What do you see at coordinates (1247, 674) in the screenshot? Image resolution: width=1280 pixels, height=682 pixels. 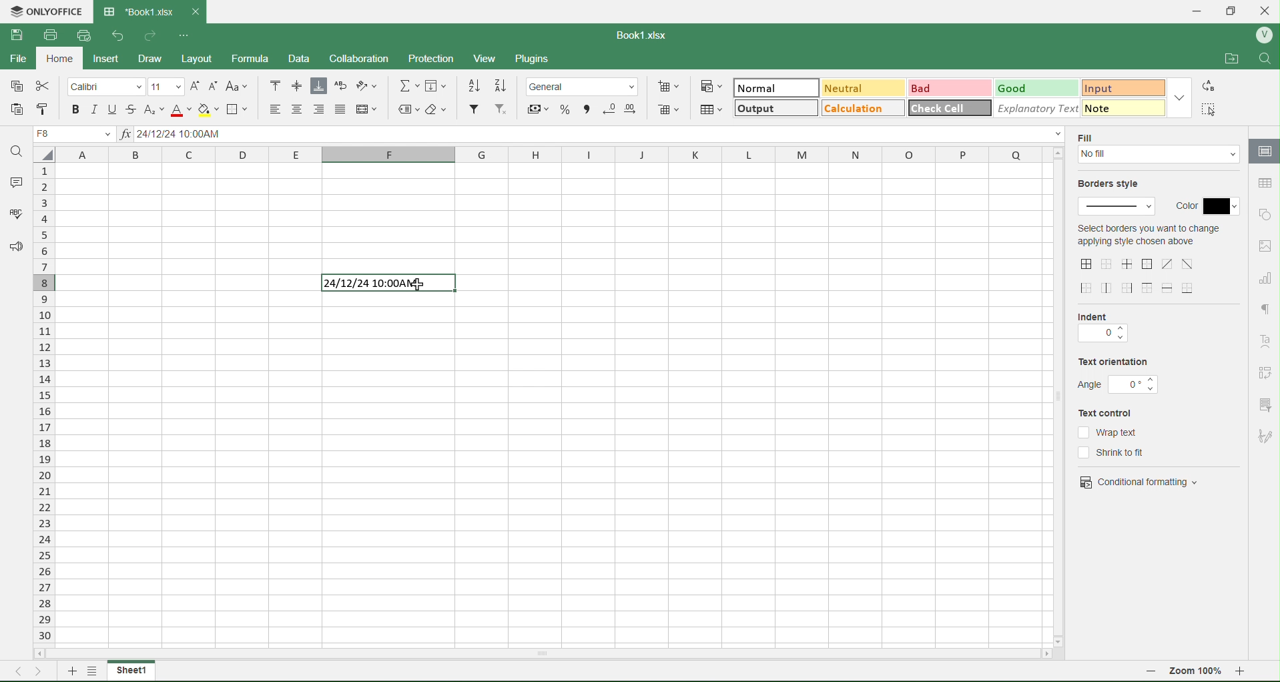 I see `zoom in` at bounding box center [1247, 674].